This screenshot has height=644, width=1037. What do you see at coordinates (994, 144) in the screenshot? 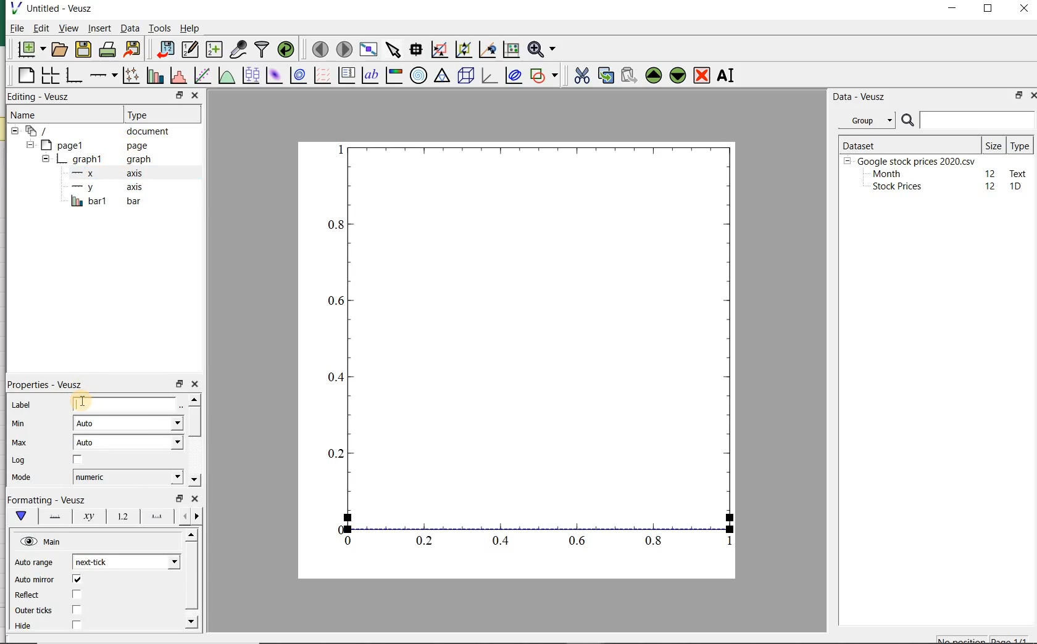
I see `Size` at bounding box center [994, 144].